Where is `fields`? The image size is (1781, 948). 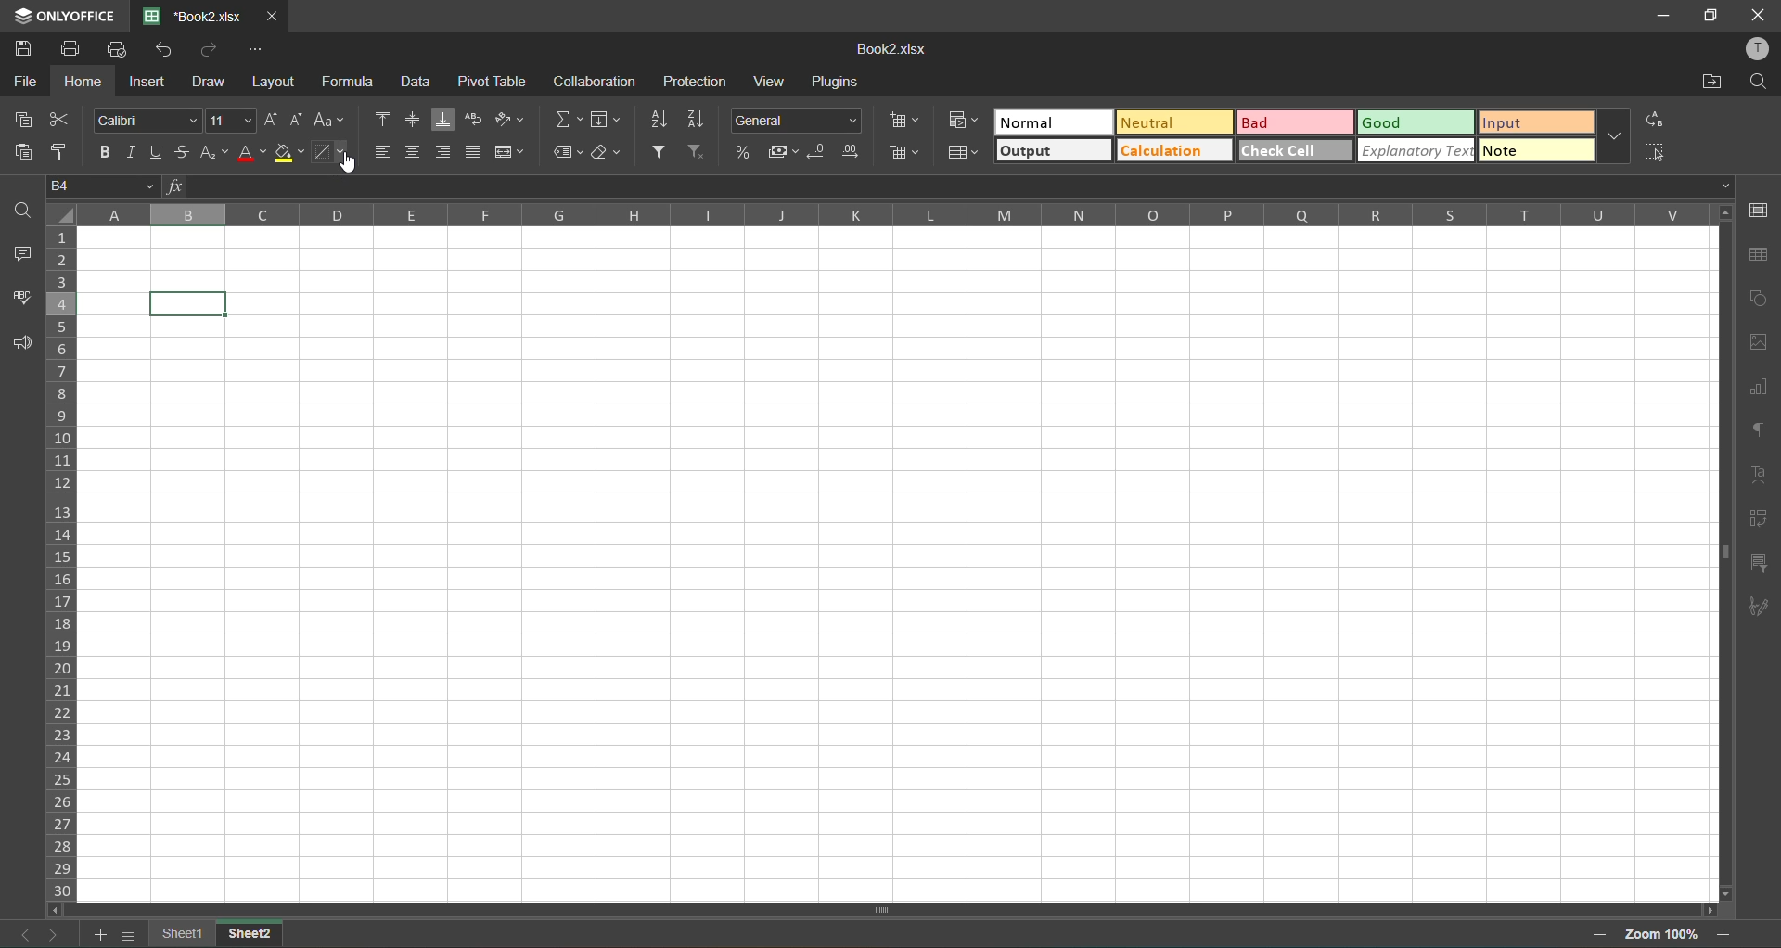 fields is located at coordinates (607, 119).